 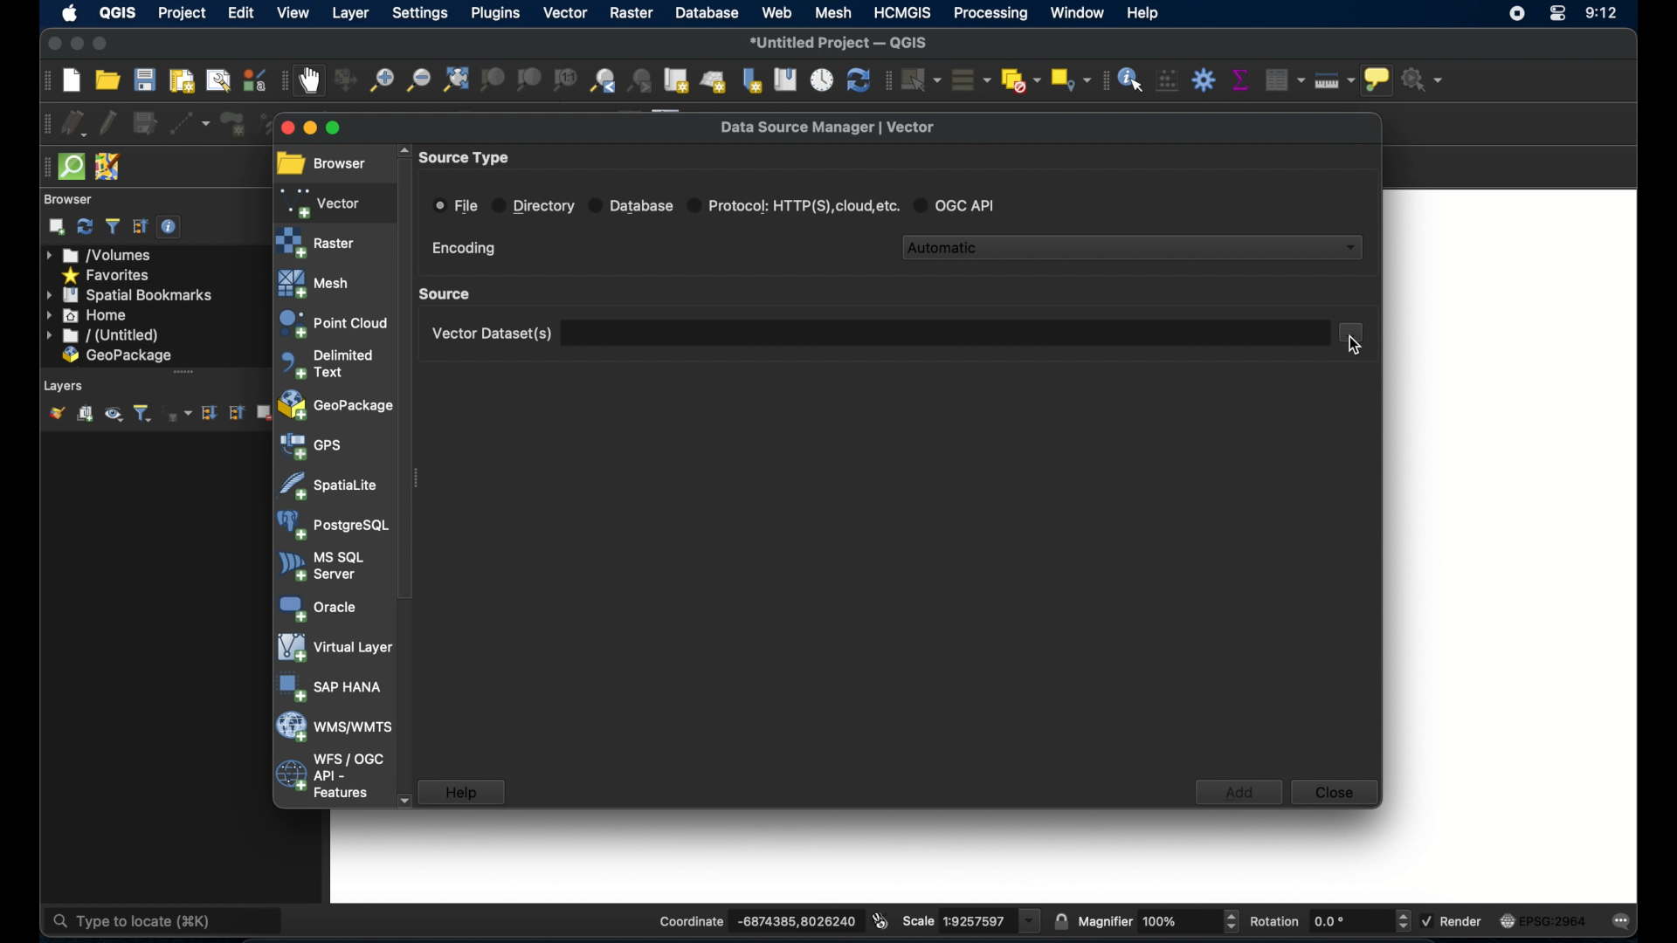 I want to click on current crs, so click(x=1542, y=922).